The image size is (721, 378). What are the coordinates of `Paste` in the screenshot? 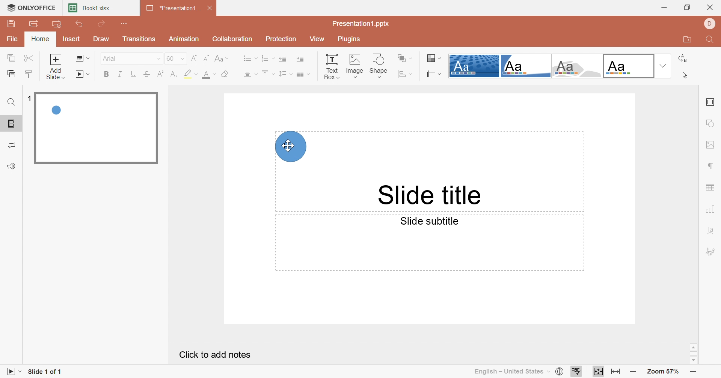 It's located at (11, 73).